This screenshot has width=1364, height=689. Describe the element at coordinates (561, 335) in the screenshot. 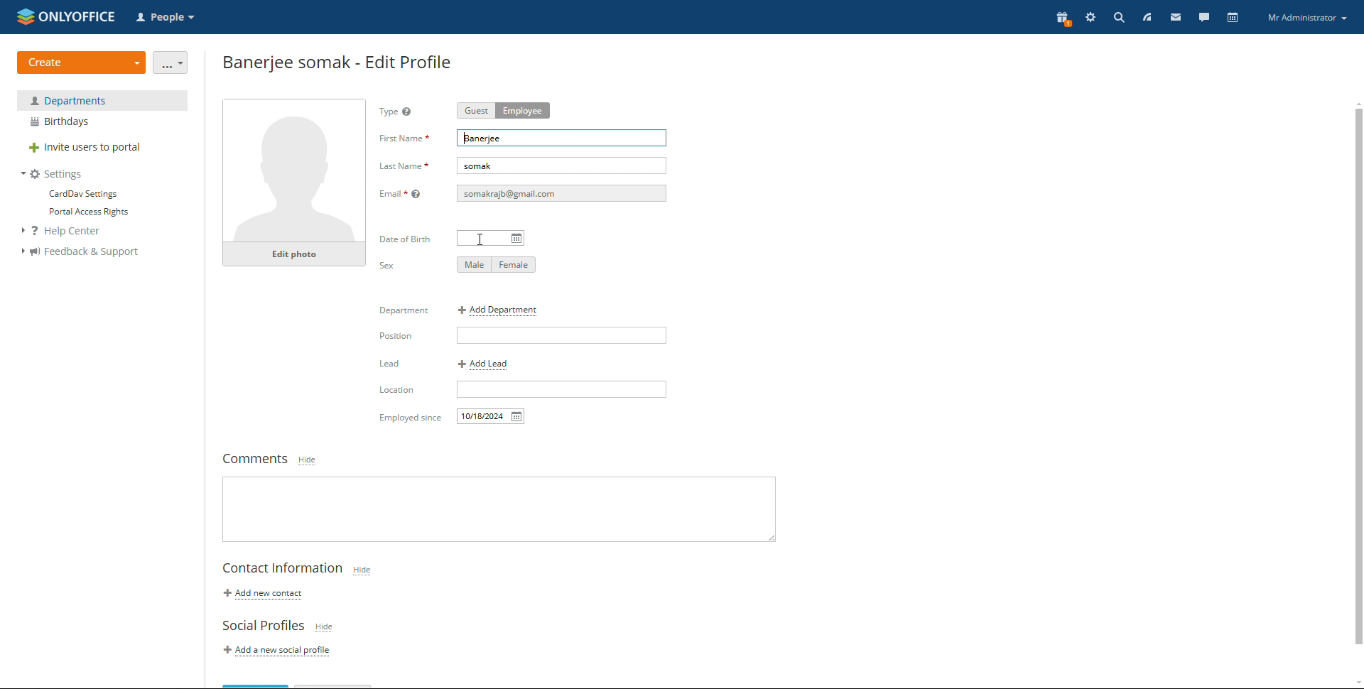

I see `position` at that location.